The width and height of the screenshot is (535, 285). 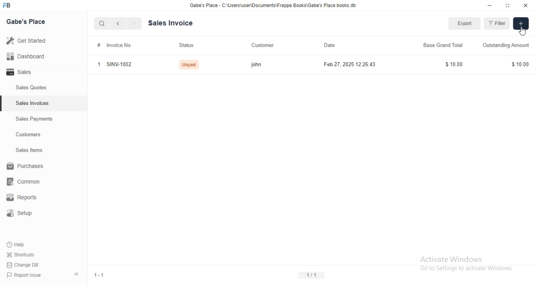 I want to click on Gabe's Place - C \Wsers\usenDocuments\Frappe Books\Gabe's Place books db, so click(x=275, y=7).